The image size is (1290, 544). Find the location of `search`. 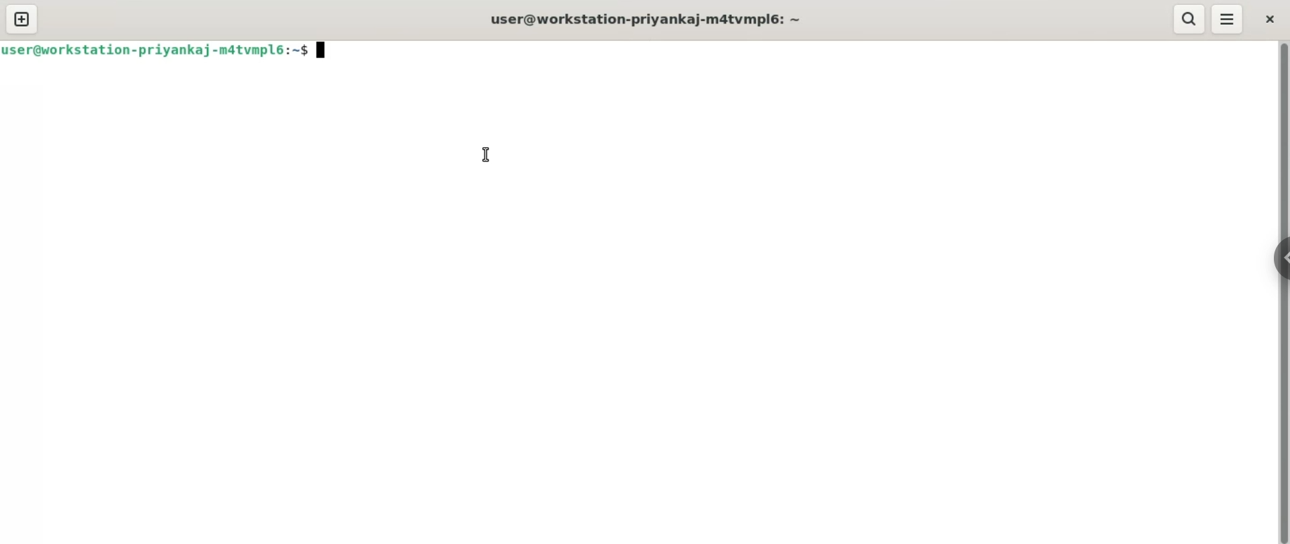

search is located at coordinates (1188, 18).